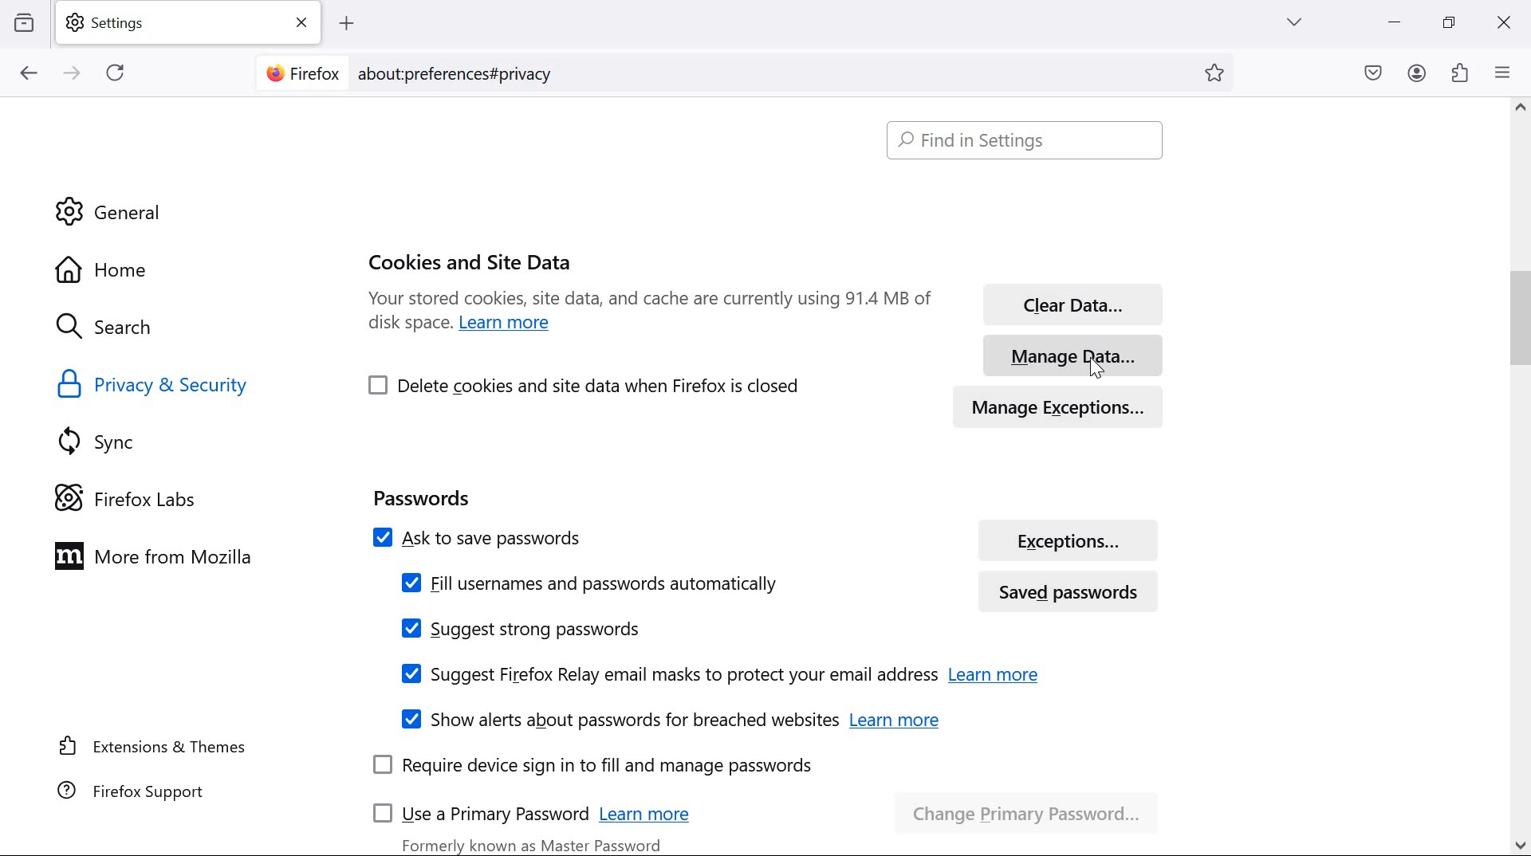 This screenshot has height=856, width=1531. What do you see at coordinates (346, 24) in the screenshot?
I see `add tab` at bounding box center [346, 24].